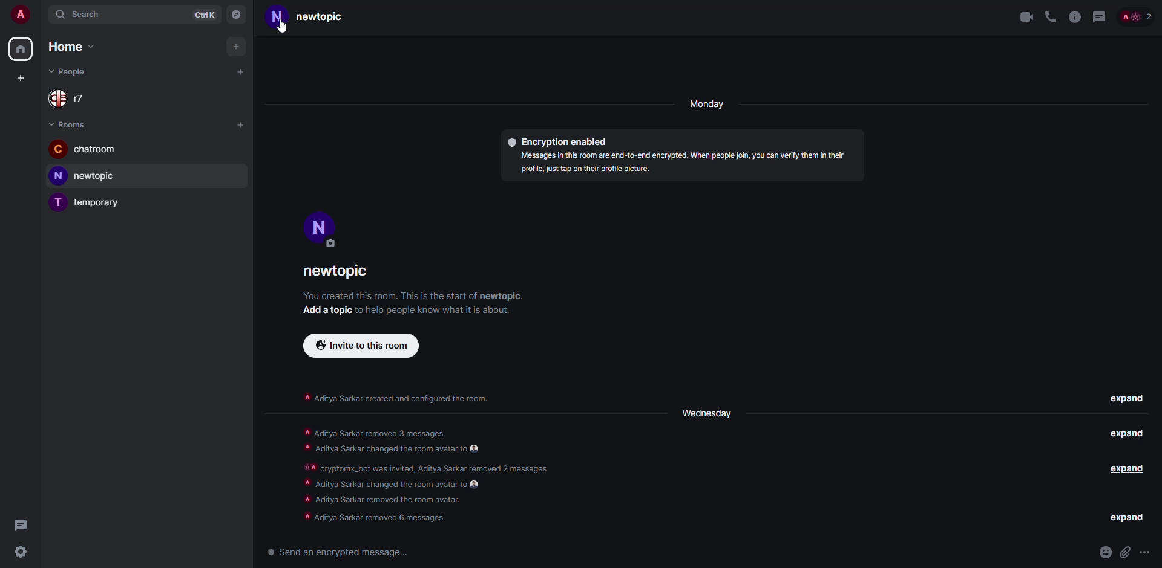 The image size is (1162, 568). I want to click on more, so click(1146, 553).